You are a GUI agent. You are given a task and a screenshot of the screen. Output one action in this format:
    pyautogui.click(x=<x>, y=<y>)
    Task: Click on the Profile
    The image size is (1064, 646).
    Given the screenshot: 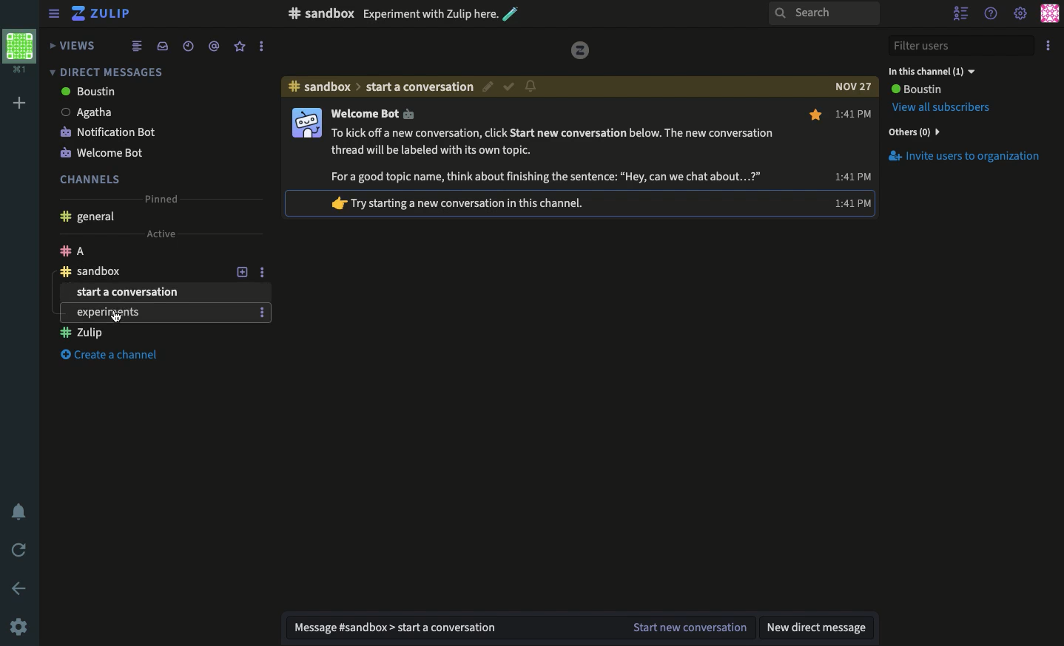 What is the action you would take?
    pyautogui.click(x=1049, y=13)
    